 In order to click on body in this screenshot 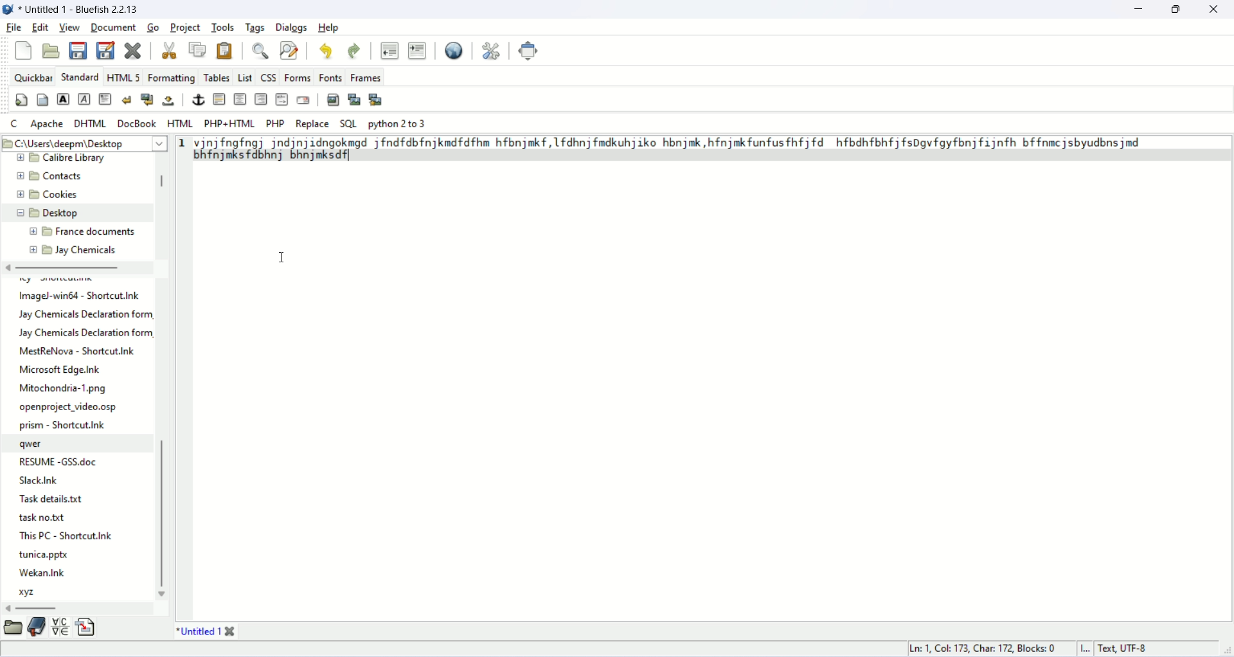, I will do `click(42, 98)`.